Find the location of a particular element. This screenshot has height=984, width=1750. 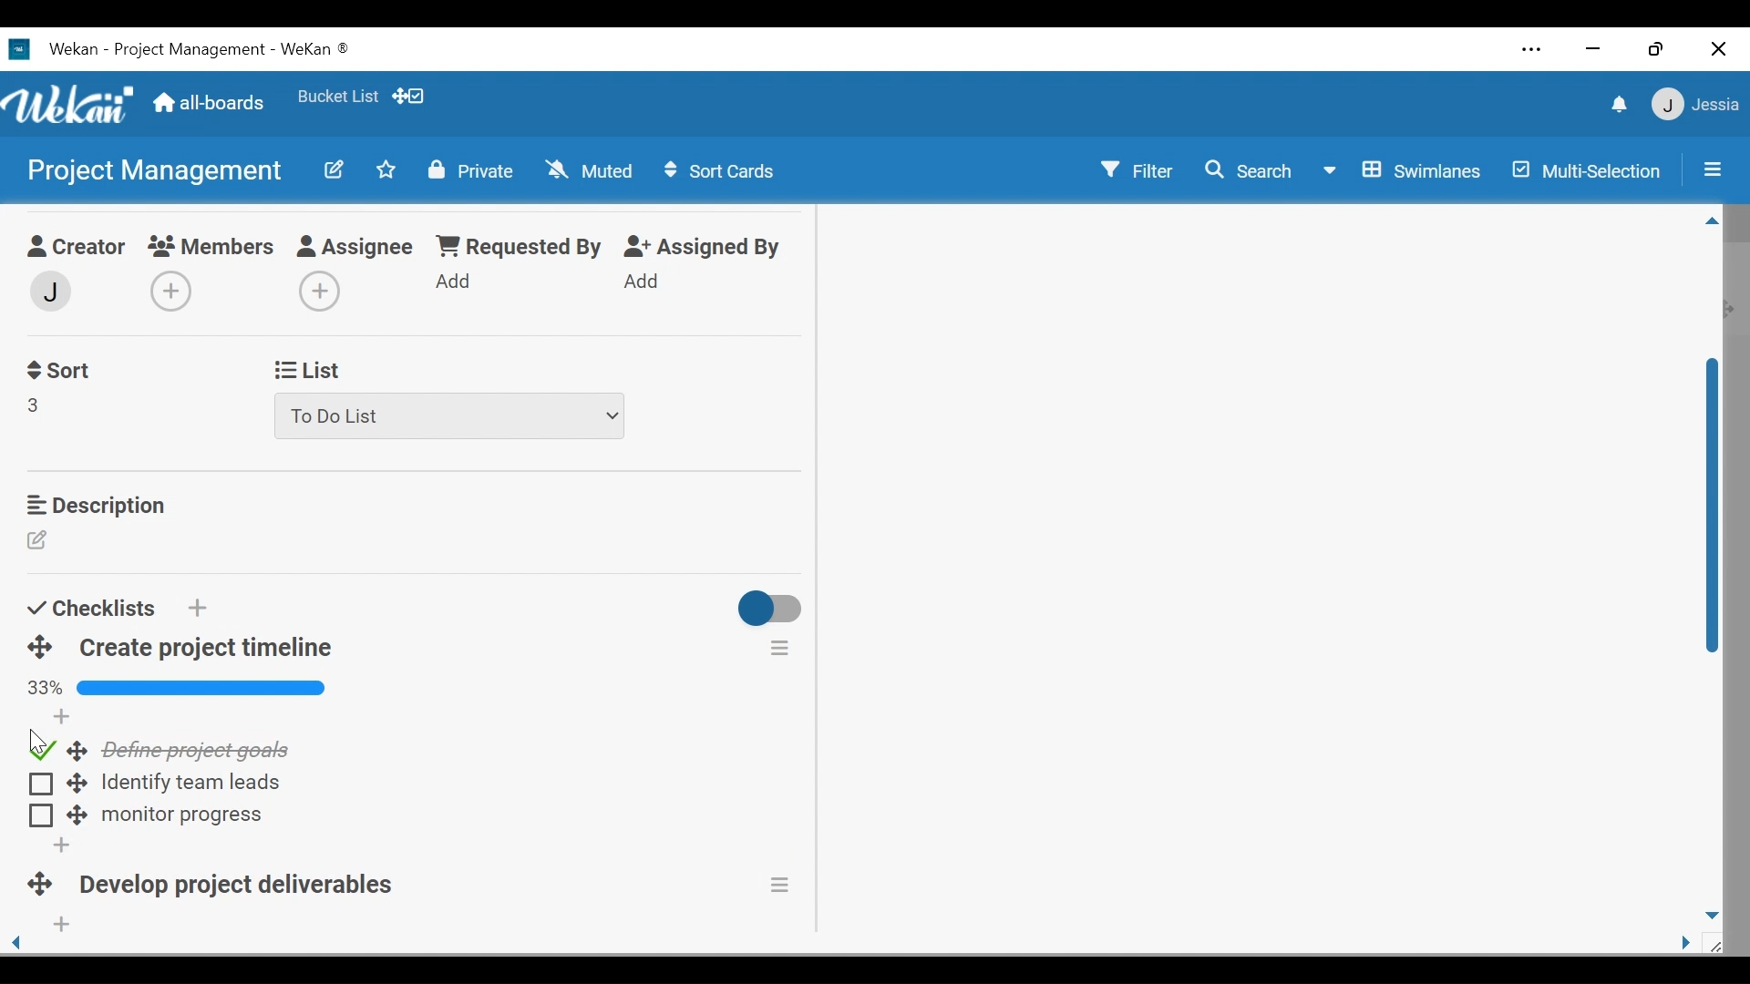

Checklist name is located at coordinates (206, 649).